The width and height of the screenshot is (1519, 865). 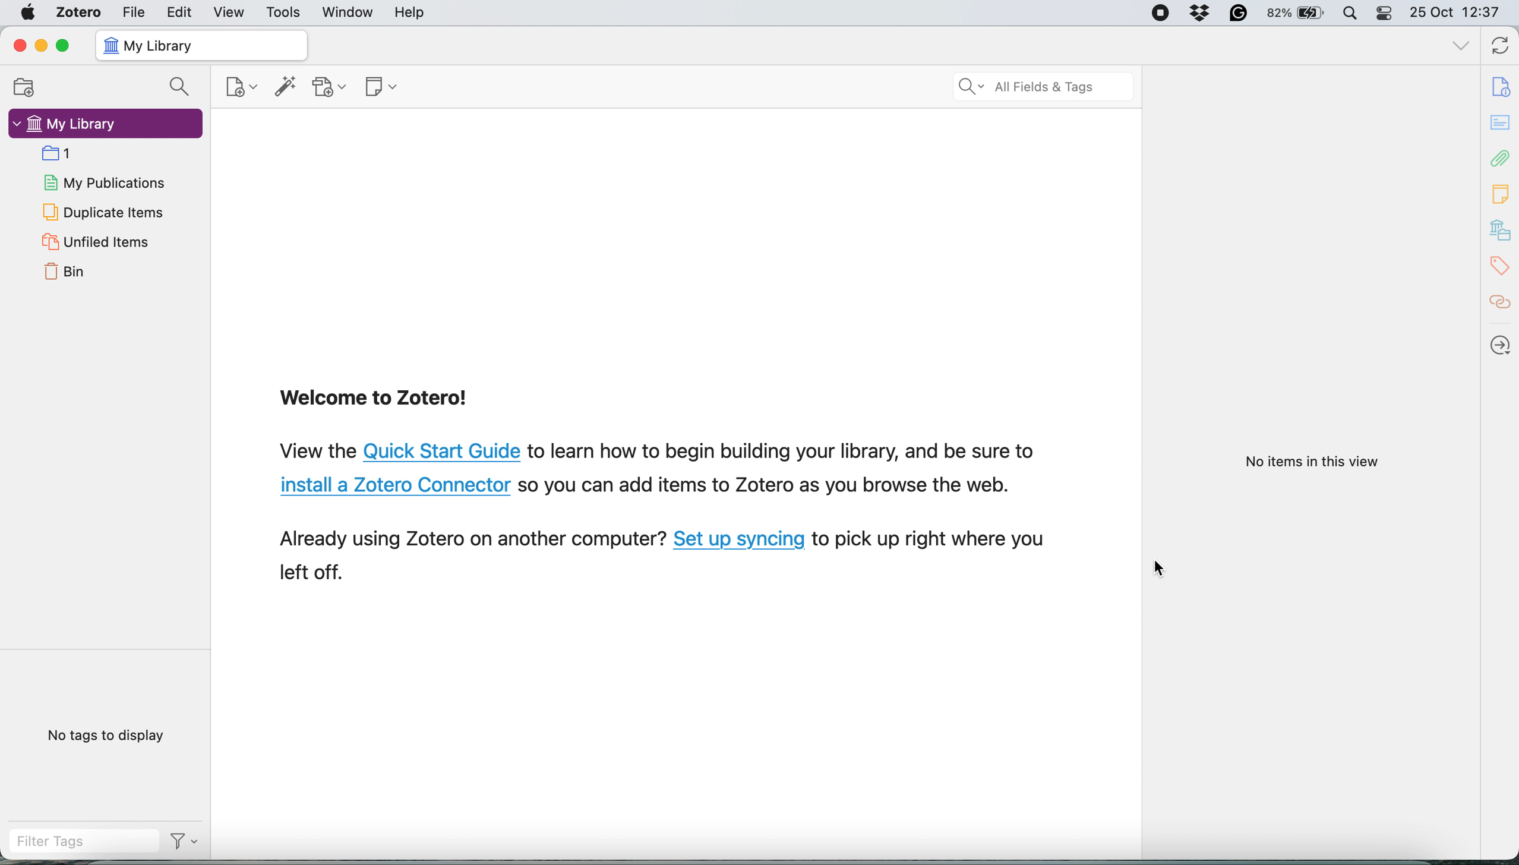 I want to click on my library, so click(x=201, y=45).